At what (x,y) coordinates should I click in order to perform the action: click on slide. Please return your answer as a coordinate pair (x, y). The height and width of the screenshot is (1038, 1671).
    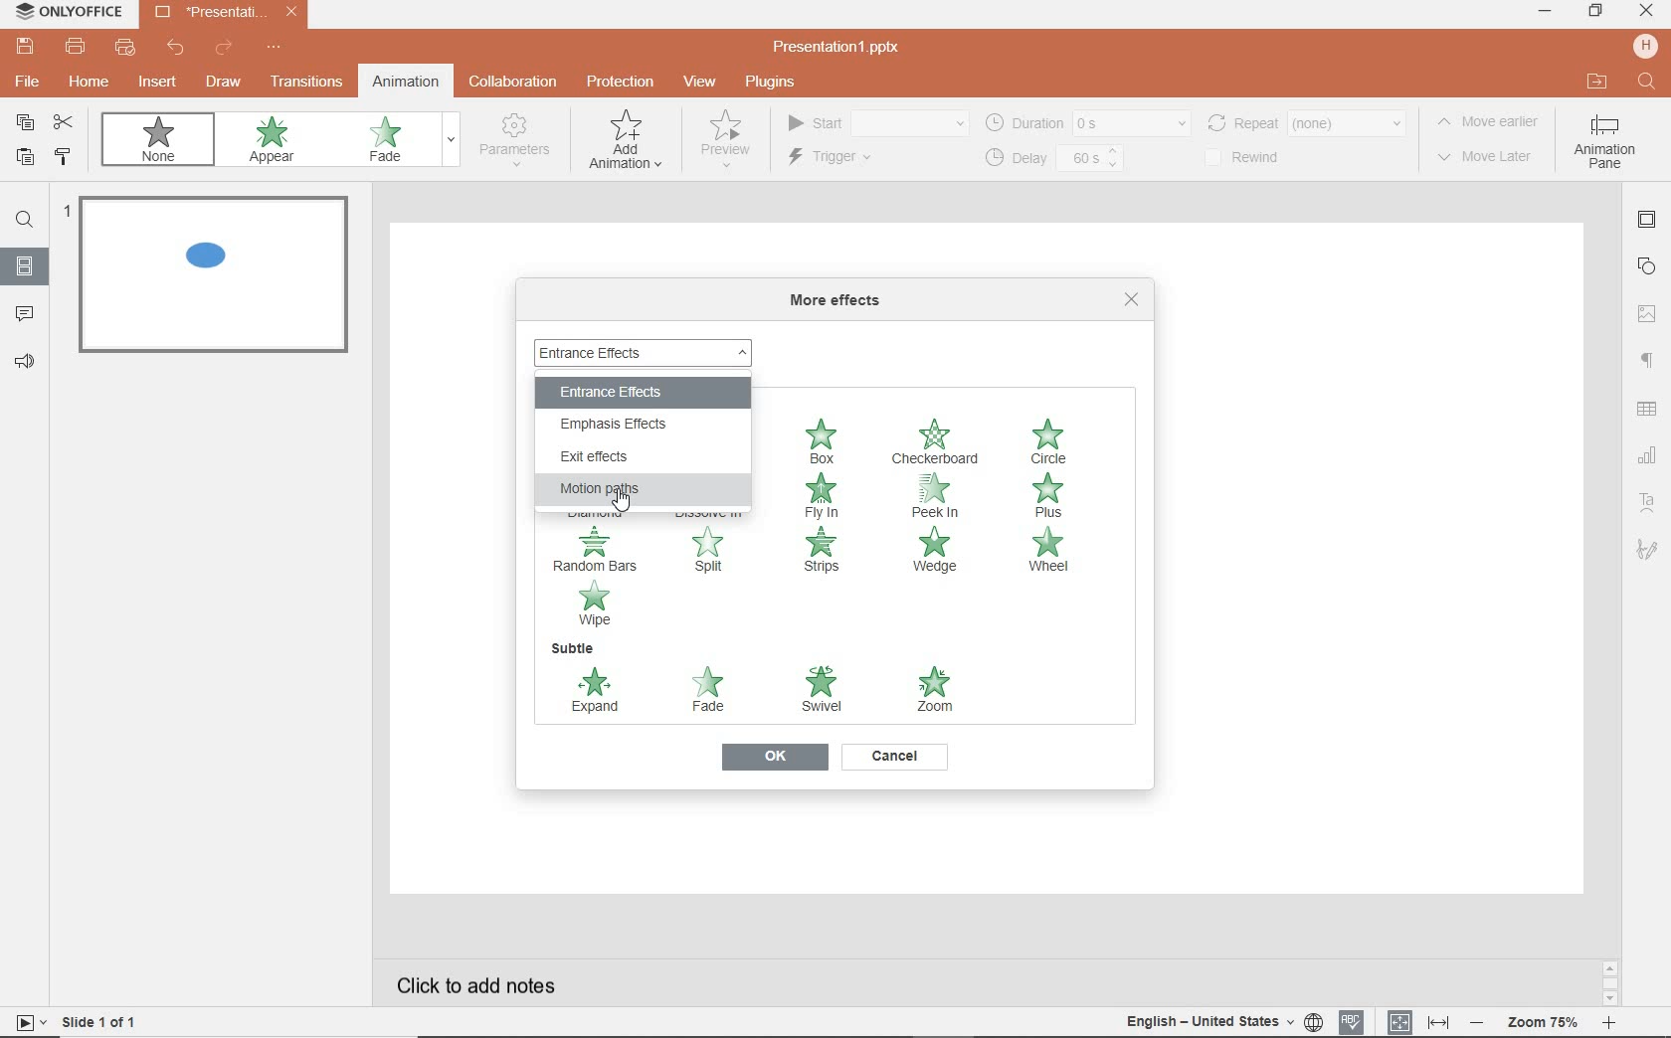
    Looking at the image, I should click on (25, 267).